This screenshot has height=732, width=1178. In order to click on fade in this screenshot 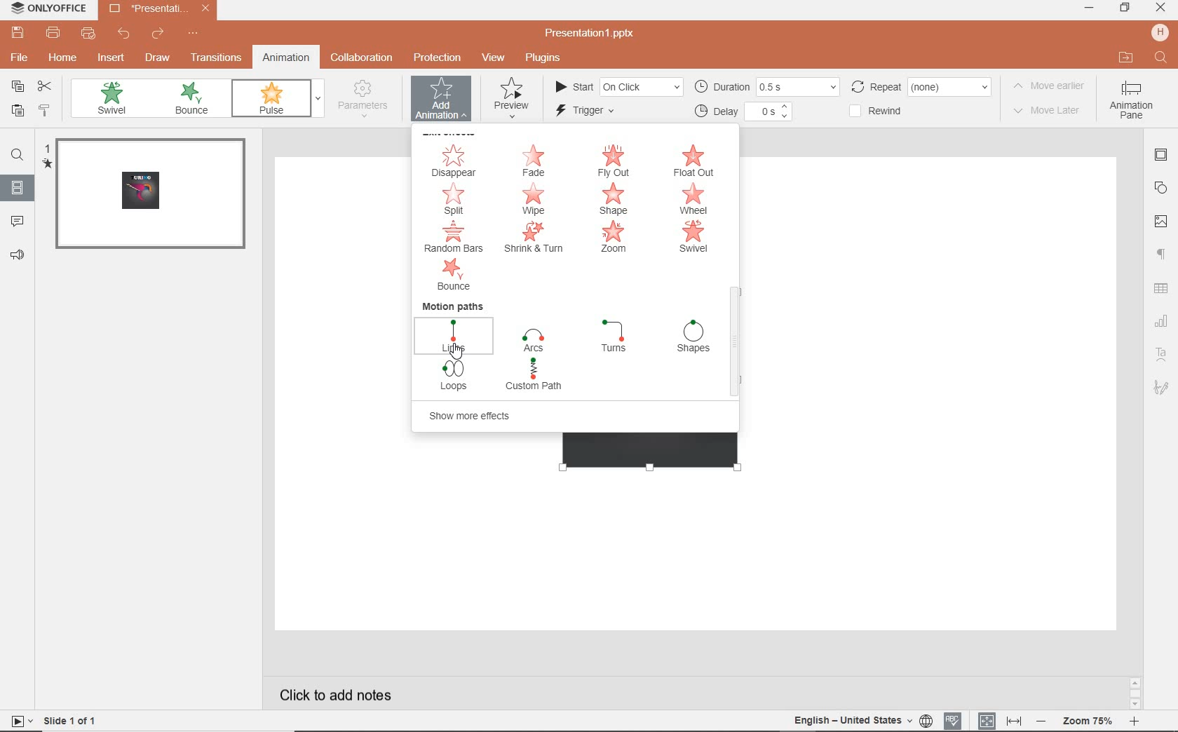, I will do `click(534, 161)`.